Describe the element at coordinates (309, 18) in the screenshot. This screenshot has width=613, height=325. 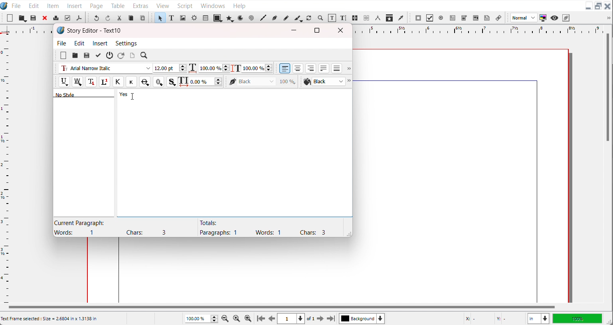
I see `Rotate item` at that location.